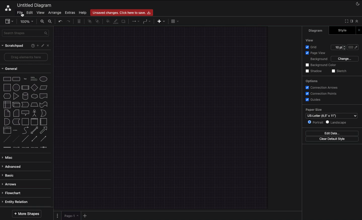 The width and height of the screenshot is (362, 220). I want to click on Help, so click(83, 12).